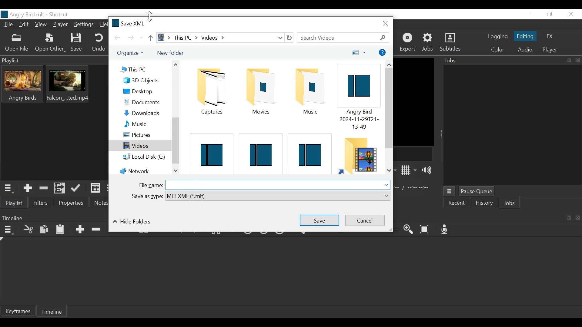  I want to click on Jobs menu, so click(450, 191).